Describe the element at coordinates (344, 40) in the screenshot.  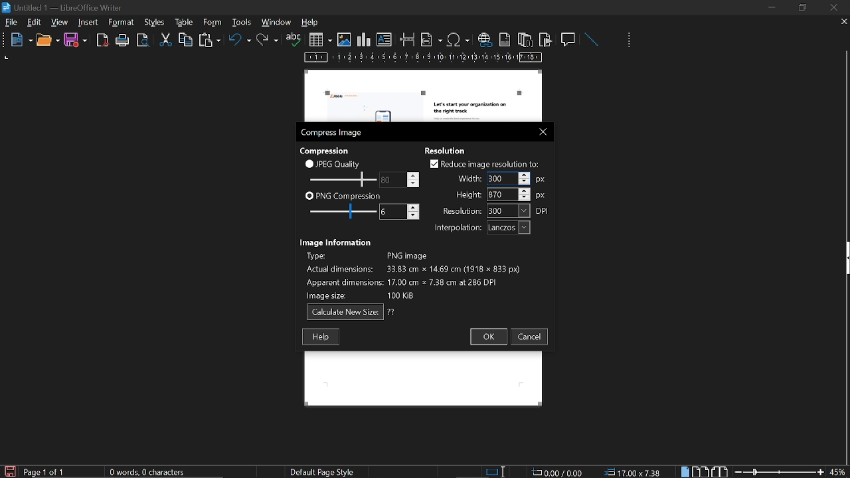
I see `insert image` at that location.